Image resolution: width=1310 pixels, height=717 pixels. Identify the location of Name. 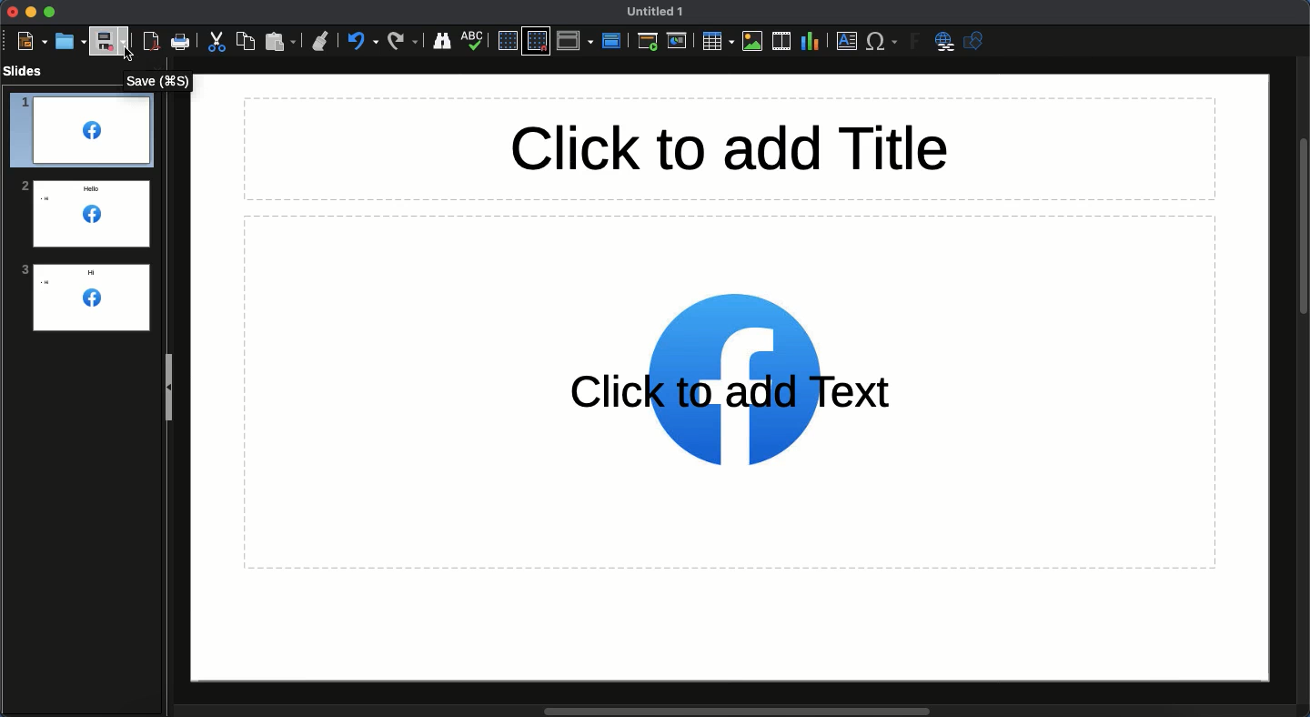
(651, 11).